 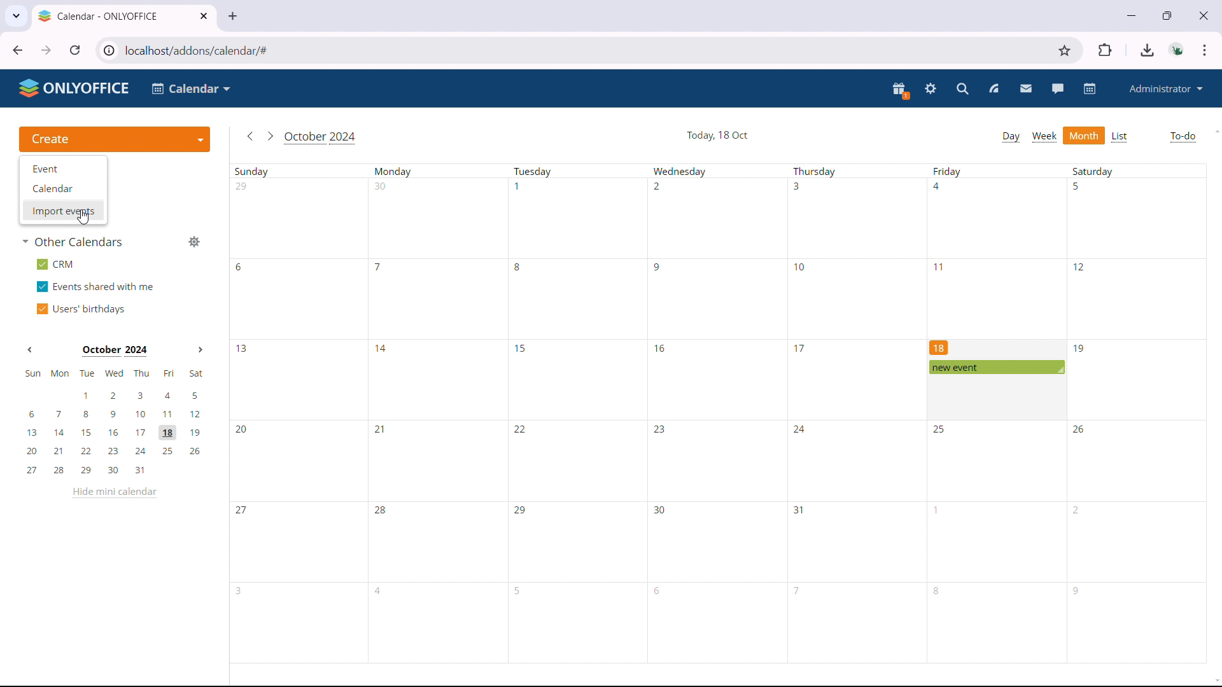 What do you see at coordinates (1214, 130) in the screenshot?
I see `scroll up` at bounding box center [1214, 130].